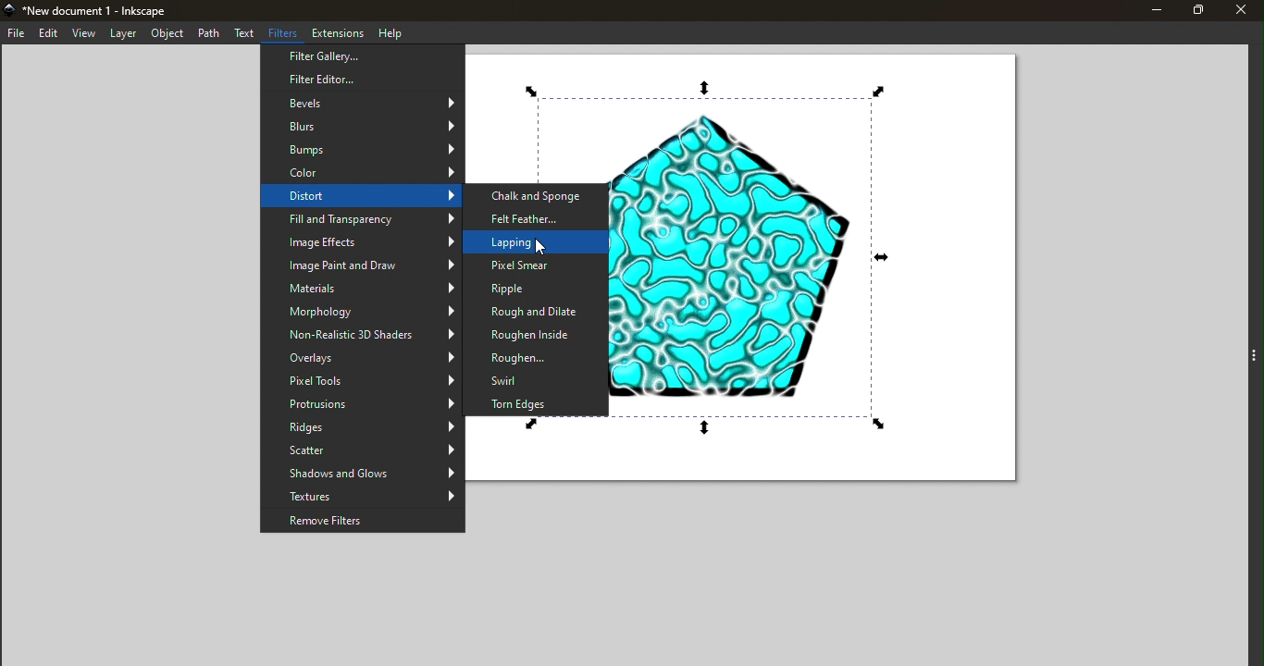 Image resolution: width=1264 pixels, height=666 pixels. What do you see at coordinates (364, 124) in the screenshot?
I see `Blurs` at bounding box center [364, 124].